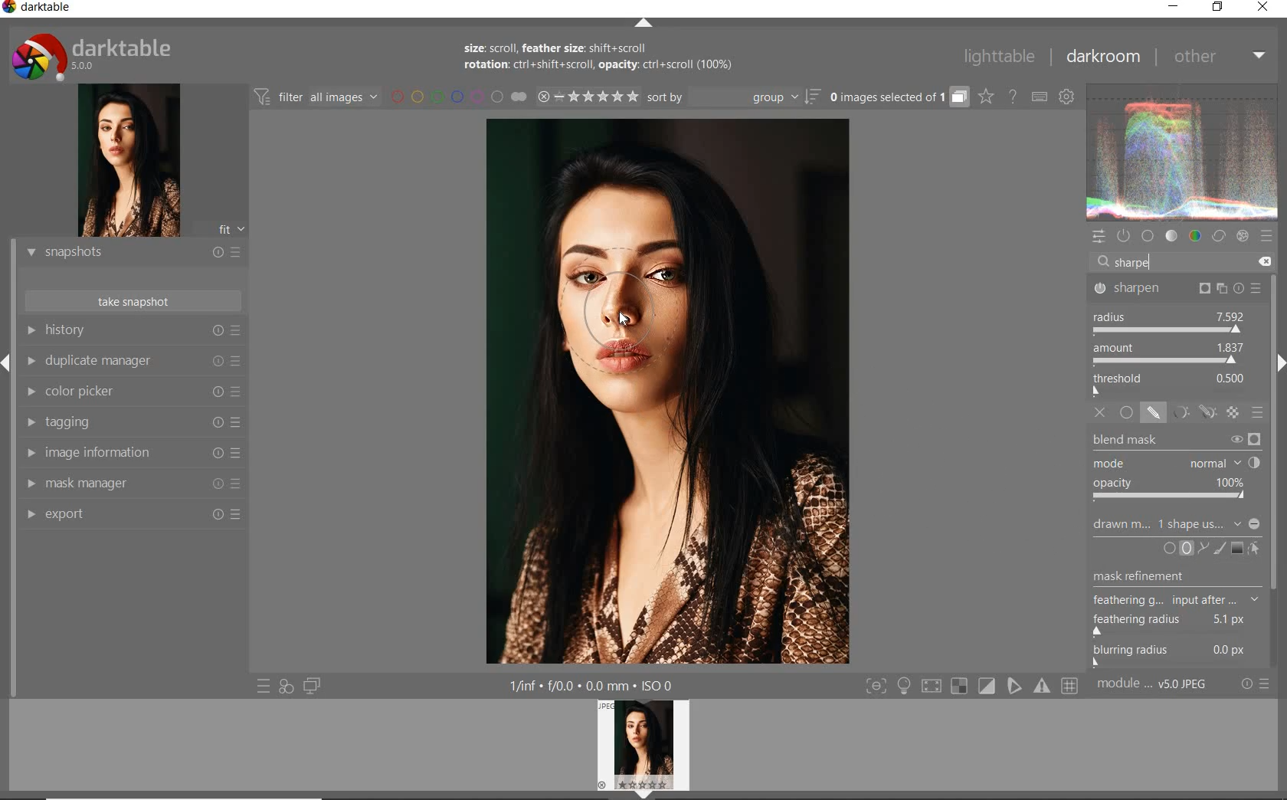 Image resolution: width=1287 pixels, height=800 pixels. Describe the element at coordinates (131, 393) in the screenshot. I see `COLOR PICKER` at that location.